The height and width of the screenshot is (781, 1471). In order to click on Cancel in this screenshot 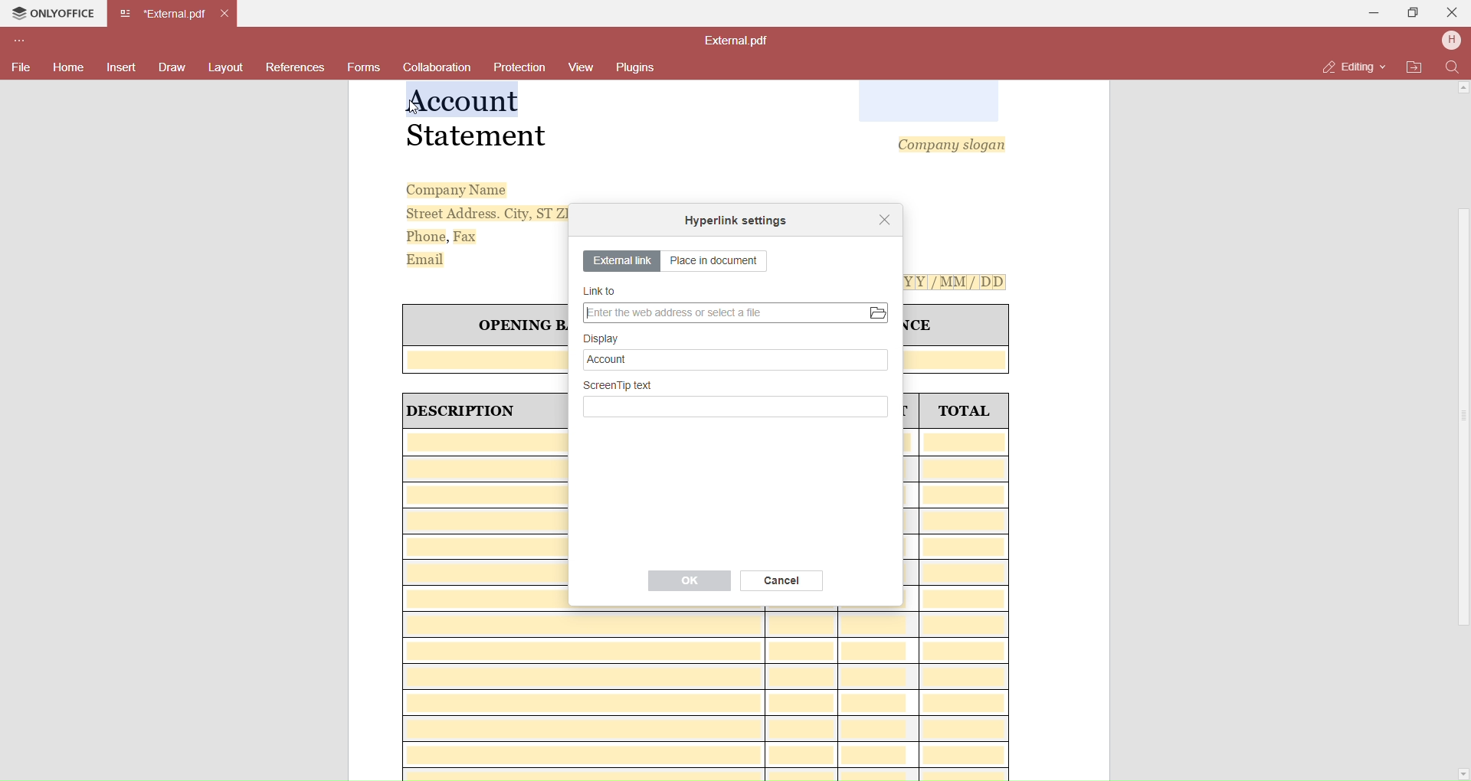, I will do `click(781, 579)`.